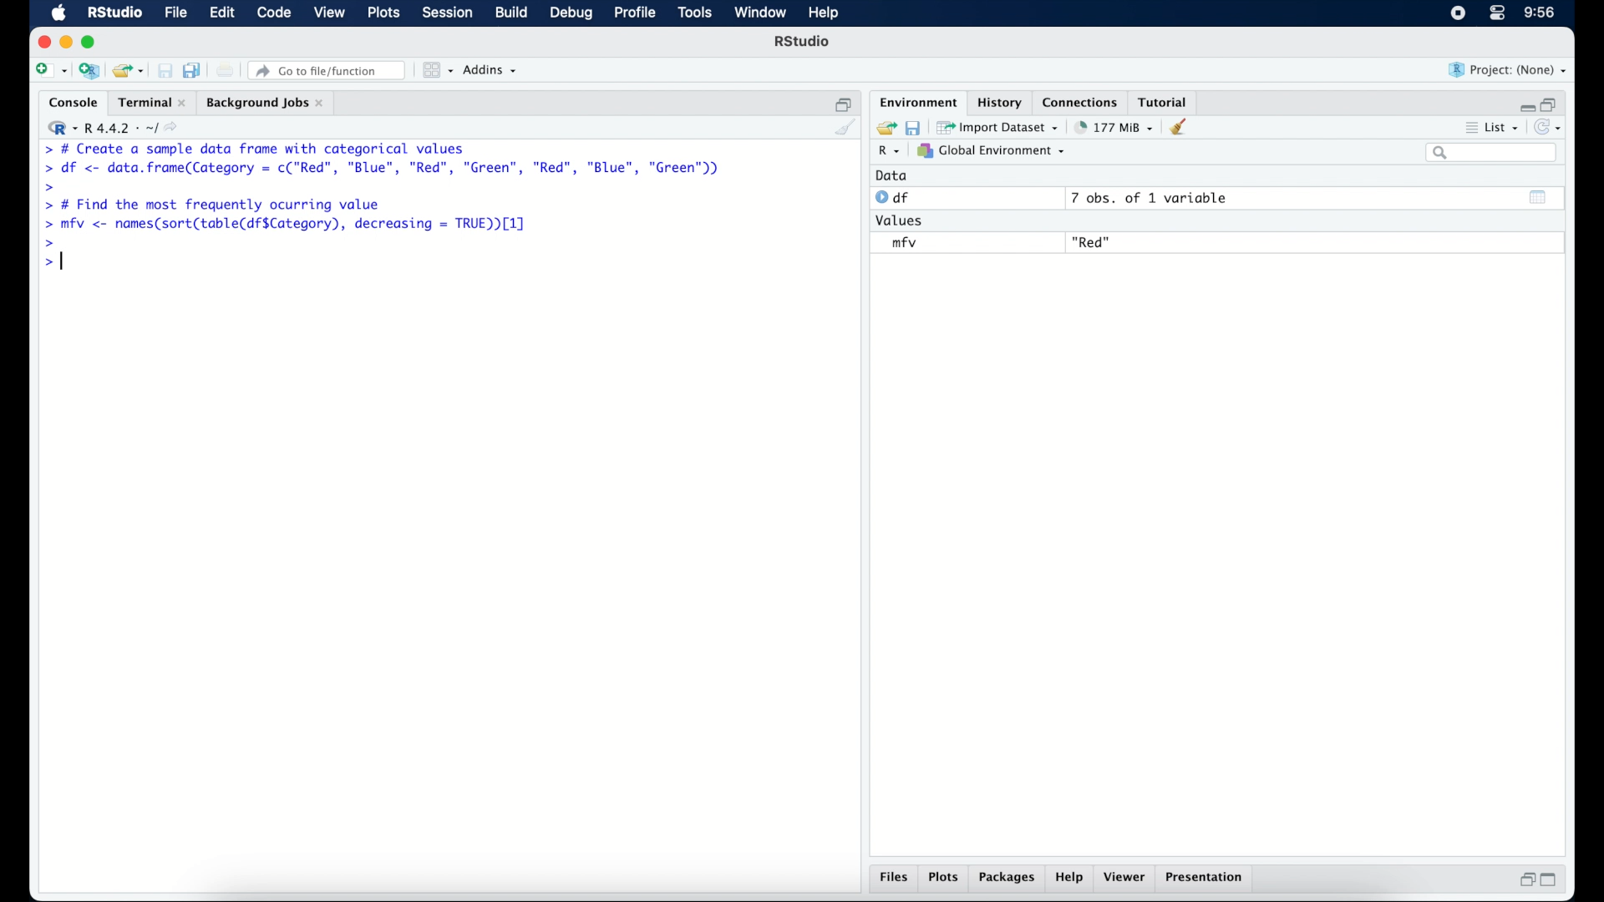 Image resolution: width=1604 pixels, height=902 pixels. Describe the element at coordinates (129, 71) in the screenshot. I see `open an existing project` at that location.